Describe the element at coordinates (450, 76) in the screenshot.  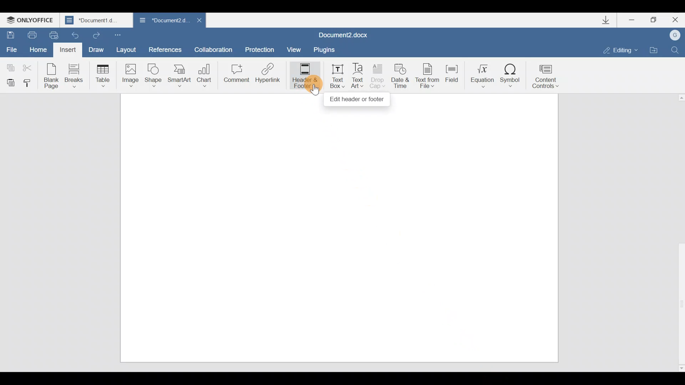
I see `Field` at that location.